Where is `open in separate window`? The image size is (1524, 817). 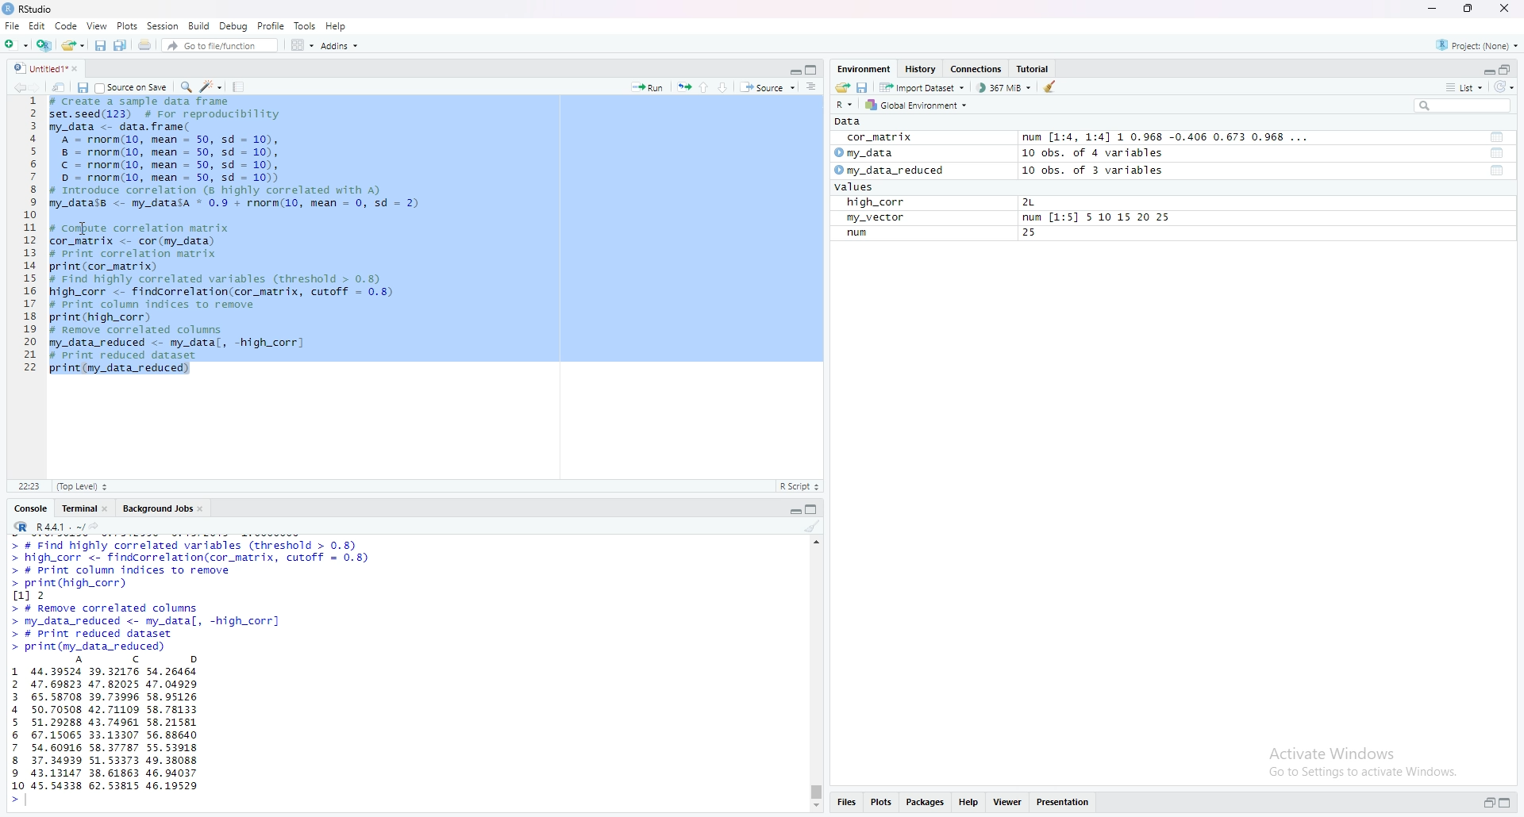 open in separate window is located at coordinates (1507, 69).